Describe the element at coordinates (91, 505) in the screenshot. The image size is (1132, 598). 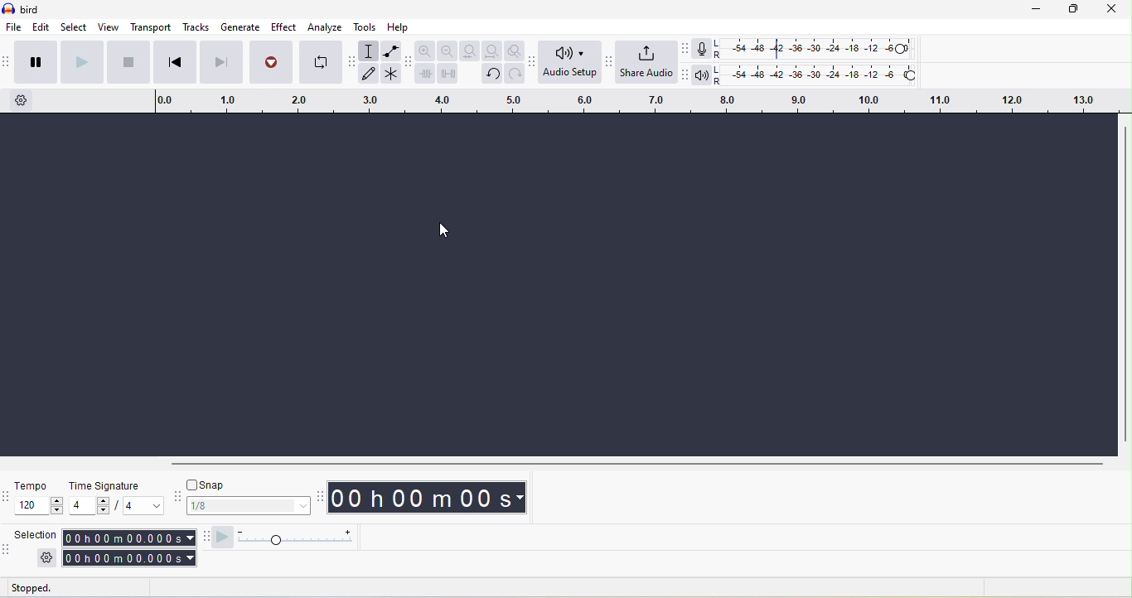
I see `value` at that location.